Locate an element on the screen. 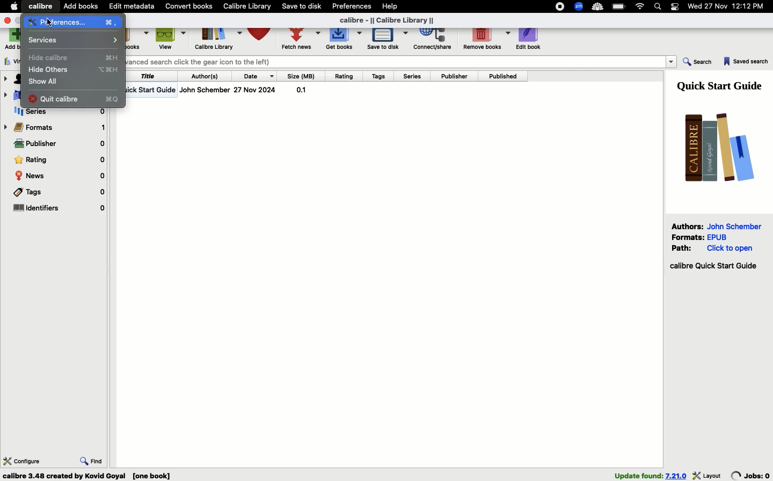 This screenshot has height=481, width=773. Preferences is located at coordinates (353, 5).